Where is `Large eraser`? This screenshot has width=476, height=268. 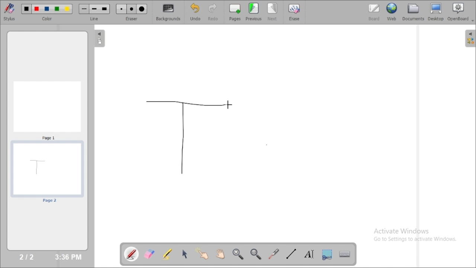 Large eraser is located at coordinates (142, 9).